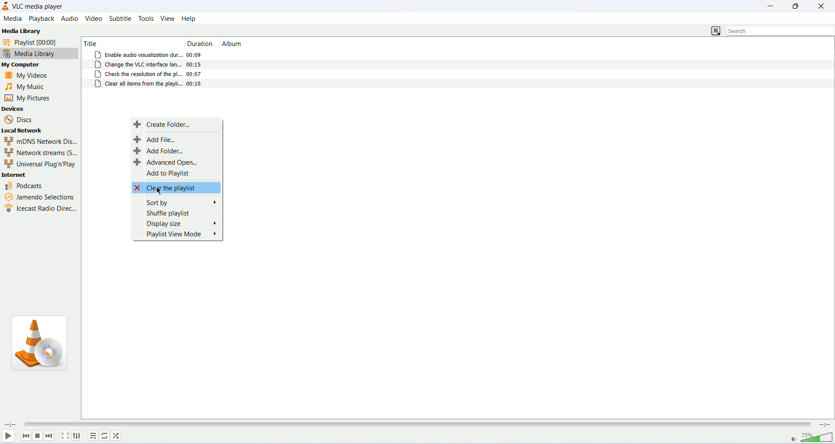 This screenshot has width=835, height=444. I want to click on advanced open, so click(165, 162).